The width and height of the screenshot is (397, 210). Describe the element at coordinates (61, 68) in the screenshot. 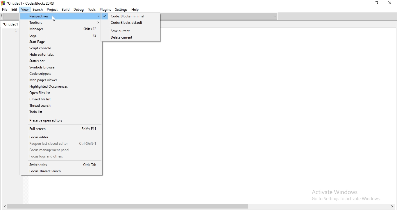

I see `Symbols browser` at that location.